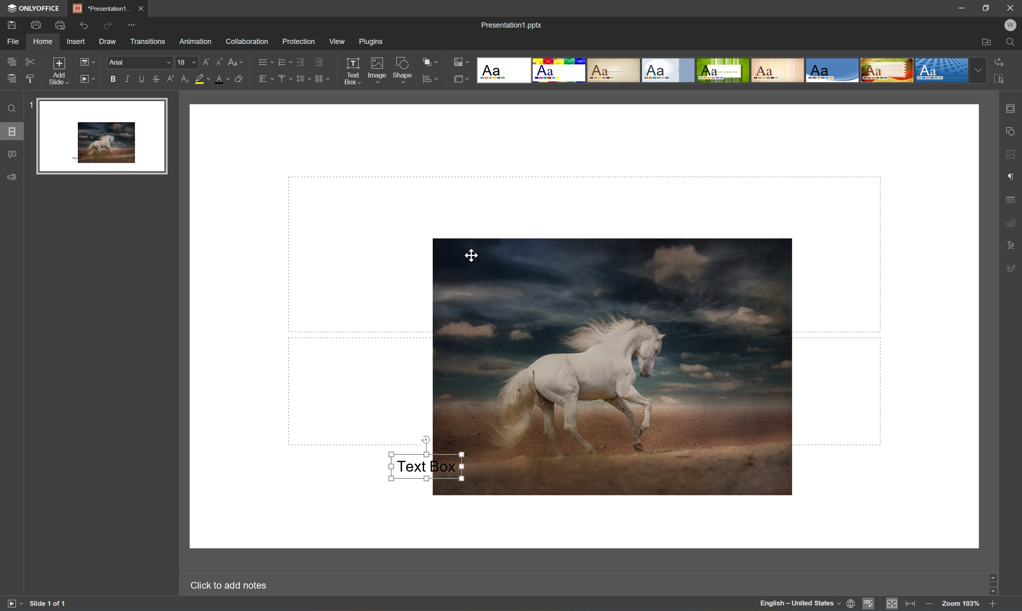  Describe the element at coordinates (669, 70) in the screenshot. I see `Official` at that location.